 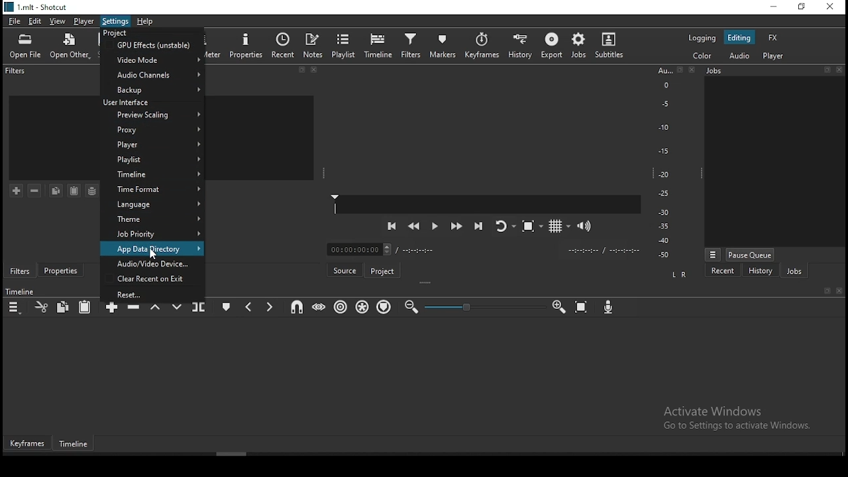 I want to click on split at playhead, so click(x=200, y=307).